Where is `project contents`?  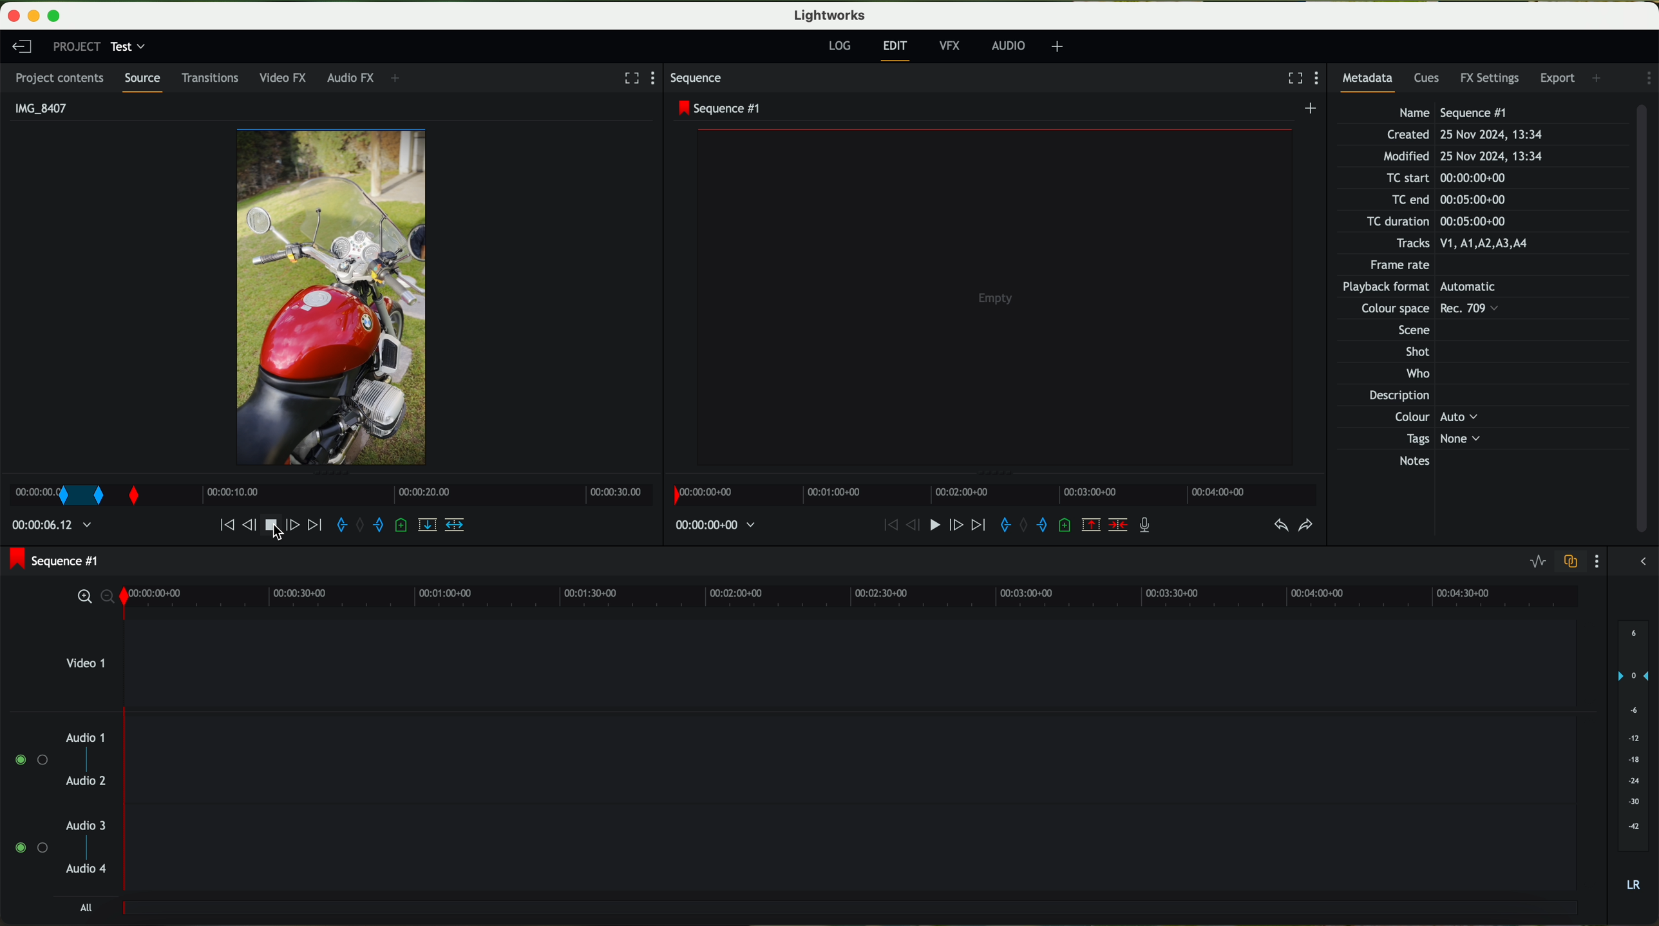 project contents is located at coordinates (61, 78).